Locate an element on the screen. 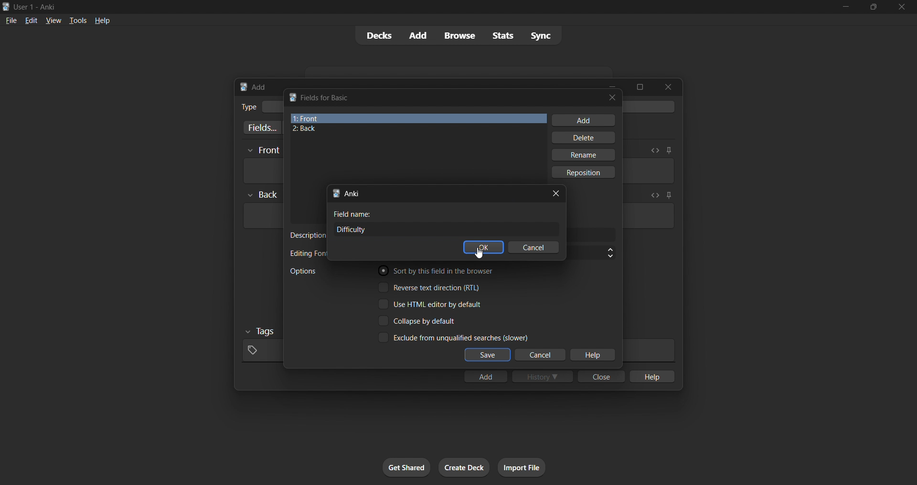  delete is located at coordinates (585, 137).